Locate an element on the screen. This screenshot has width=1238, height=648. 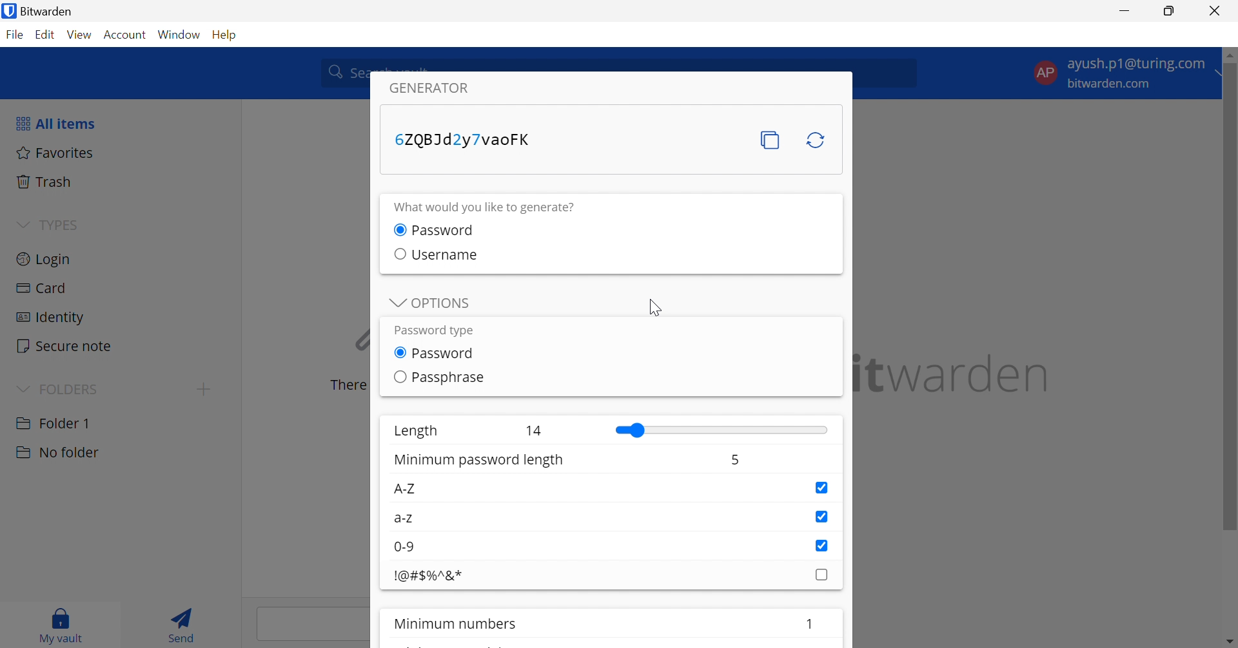
Checkbox is located at coordinates (821, 517).